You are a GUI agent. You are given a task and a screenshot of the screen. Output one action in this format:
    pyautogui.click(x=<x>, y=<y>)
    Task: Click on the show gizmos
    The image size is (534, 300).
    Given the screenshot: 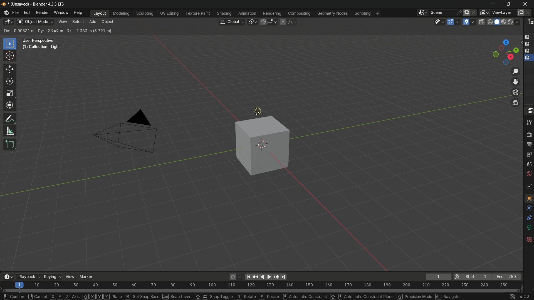 What is the action you would take?
    pyautogui.click(x=451, y=22)
    